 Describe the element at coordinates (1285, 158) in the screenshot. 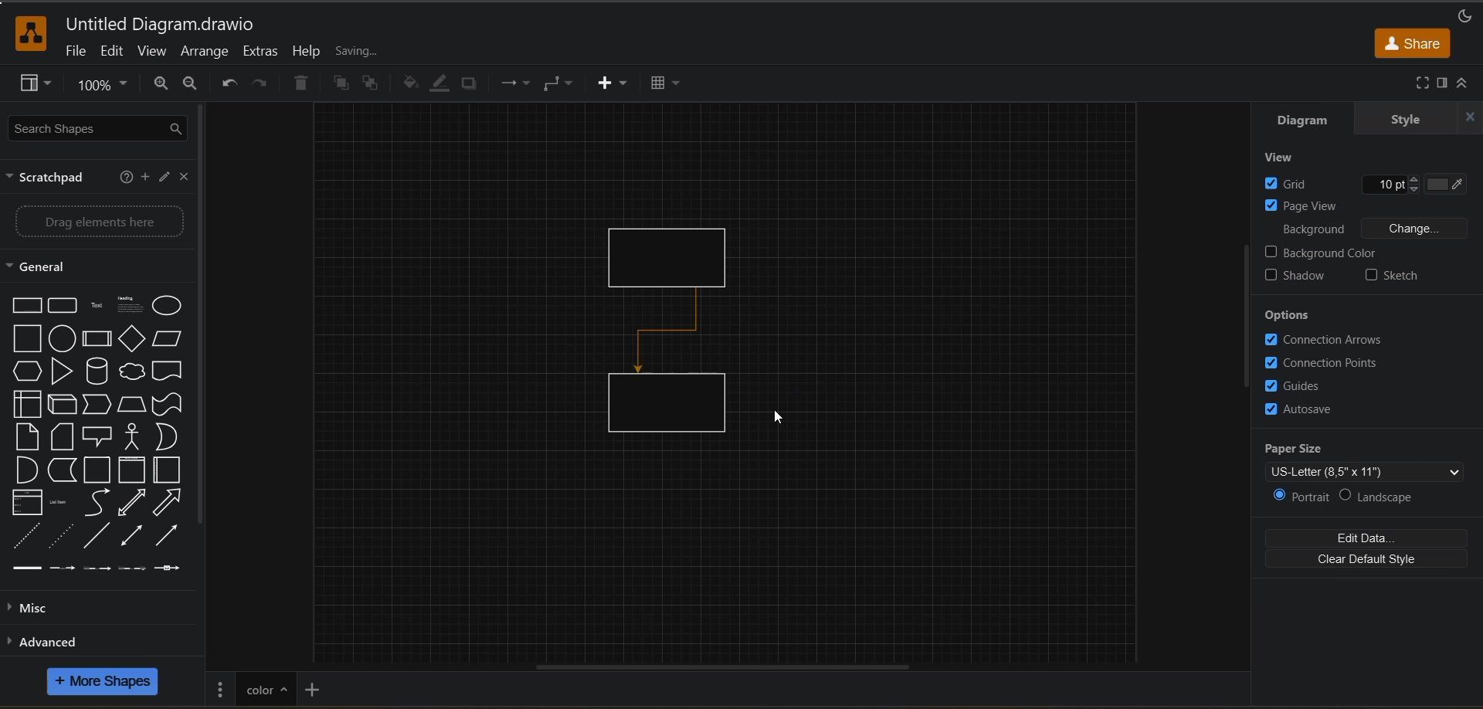

I see `view` at that location.